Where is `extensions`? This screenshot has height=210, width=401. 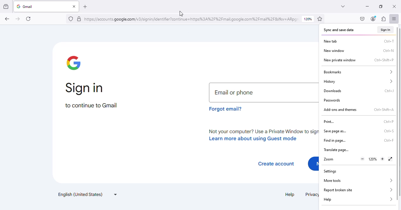 extensions is located at coordinates (384, 19).